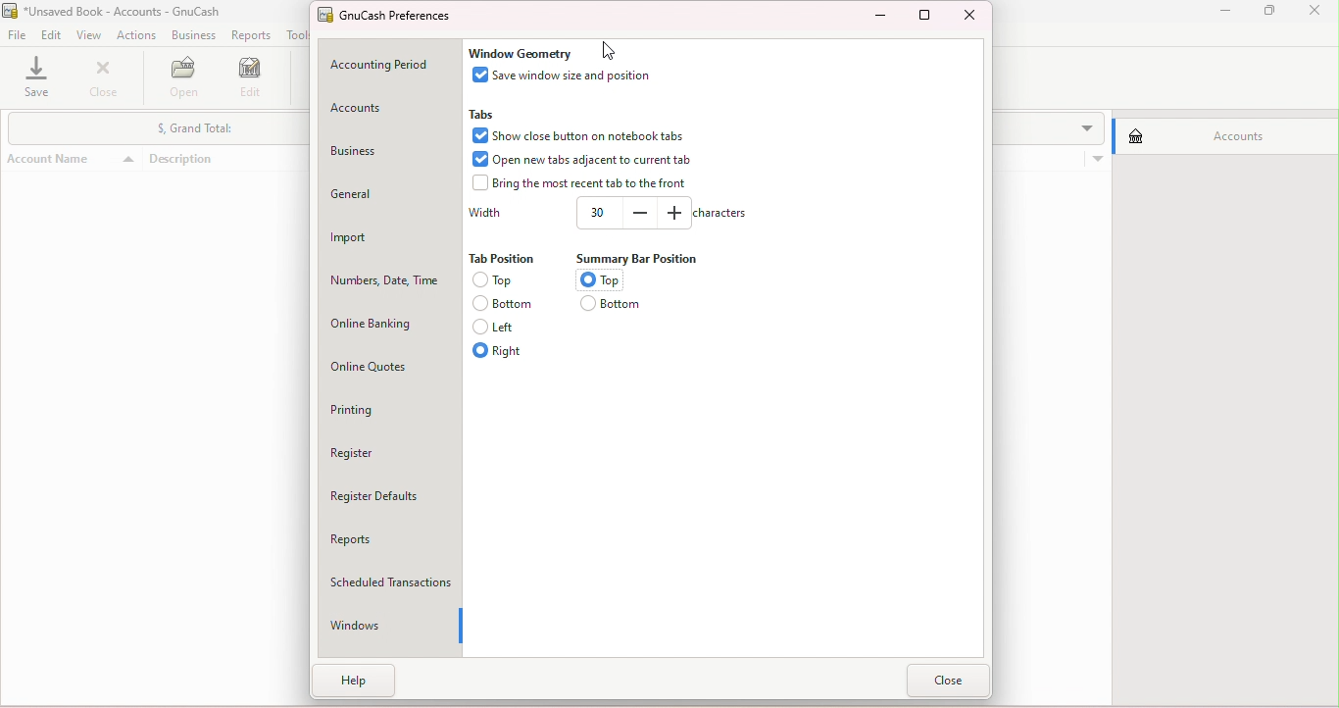 The width and height of the screenshot is (1339, 708). What do you see at coordinates (396, 17) in the screenshot?
I see `GnuCash preferences` at bounding box center [396, 17].